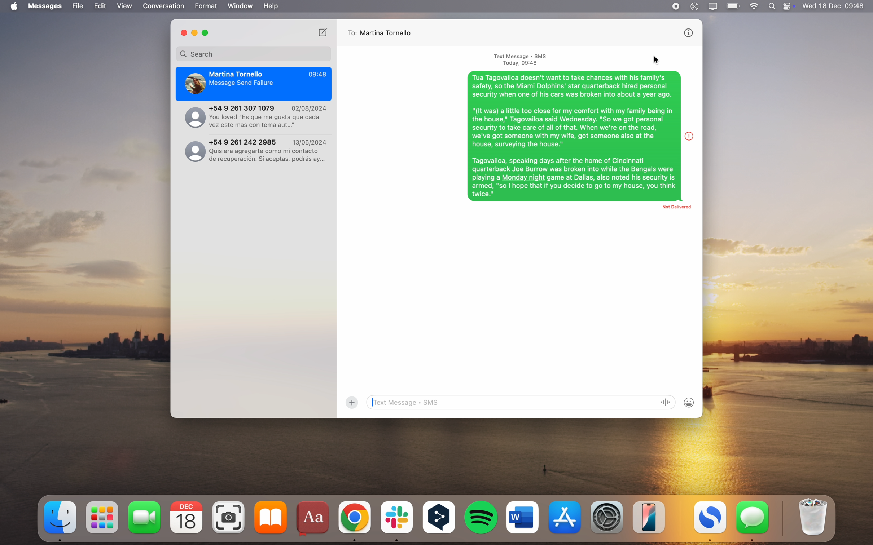 The image size is (873, 545). I want to click on calendar, so click(187, 518).